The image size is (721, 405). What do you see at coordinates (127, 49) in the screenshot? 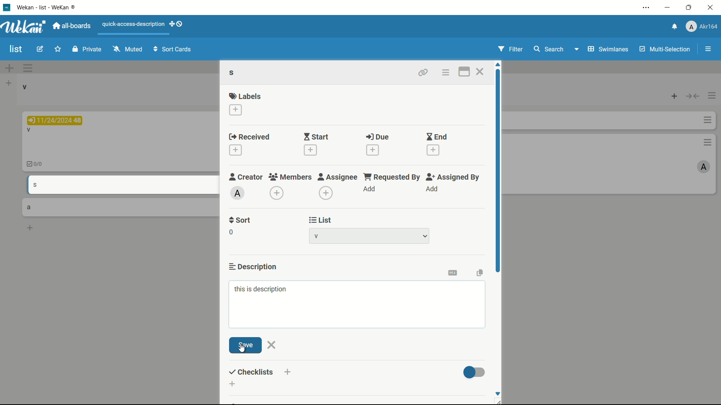
I see `muted` at bounding box center [127, 49].